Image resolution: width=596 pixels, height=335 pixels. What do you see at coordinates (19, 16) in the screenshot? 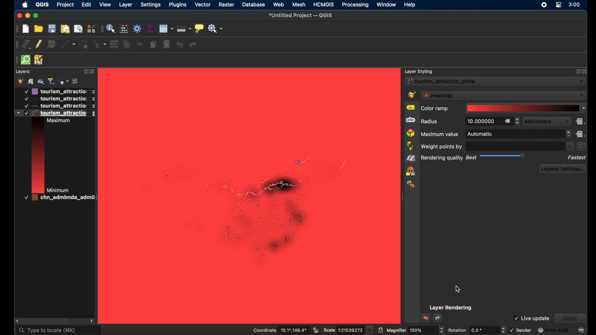
I see `close` at bounding box center [19, 16].